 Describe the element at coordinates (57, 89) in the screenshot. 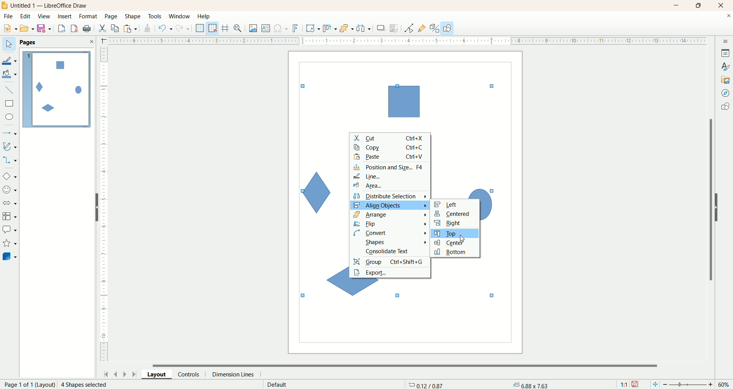

I see `page1` at that location.